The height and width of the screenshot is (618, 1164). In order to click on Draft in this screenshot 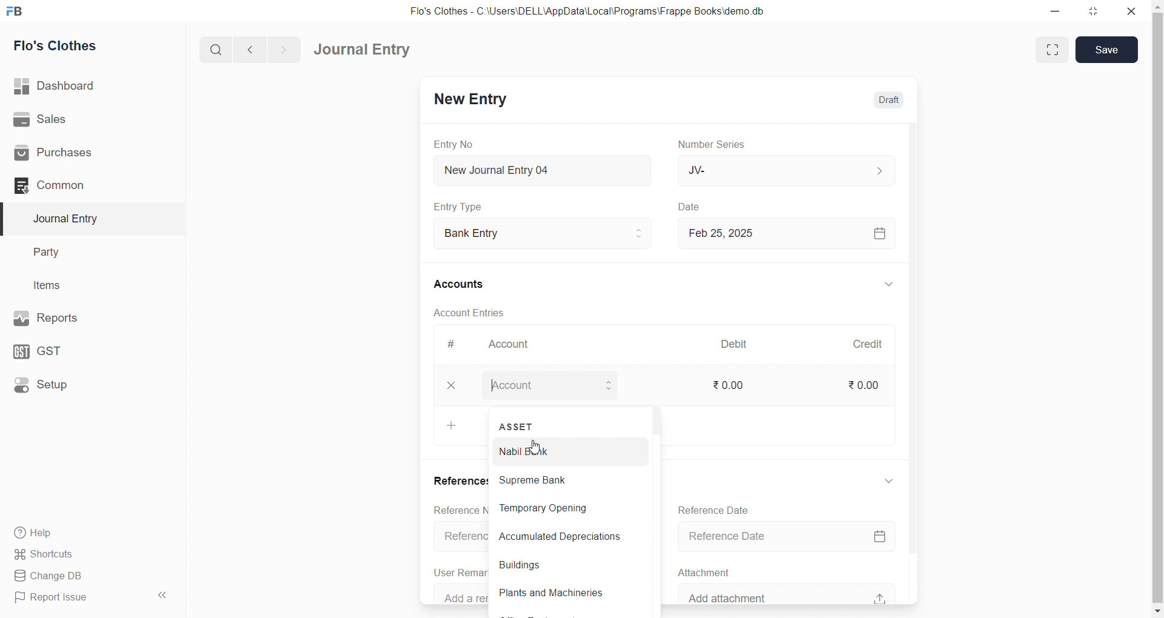, I will do `click(888, 100)`.